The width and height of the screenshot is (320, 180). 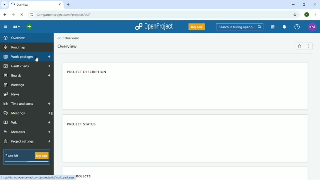 What do you see at coordinates (25, 27) in the screenshot?
I see `Select a project` at bounding box center [25, 27].